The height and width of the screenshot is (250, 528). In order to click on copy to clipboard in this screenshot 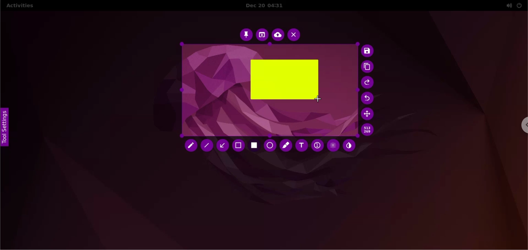, I will do `click(369, 67)`.